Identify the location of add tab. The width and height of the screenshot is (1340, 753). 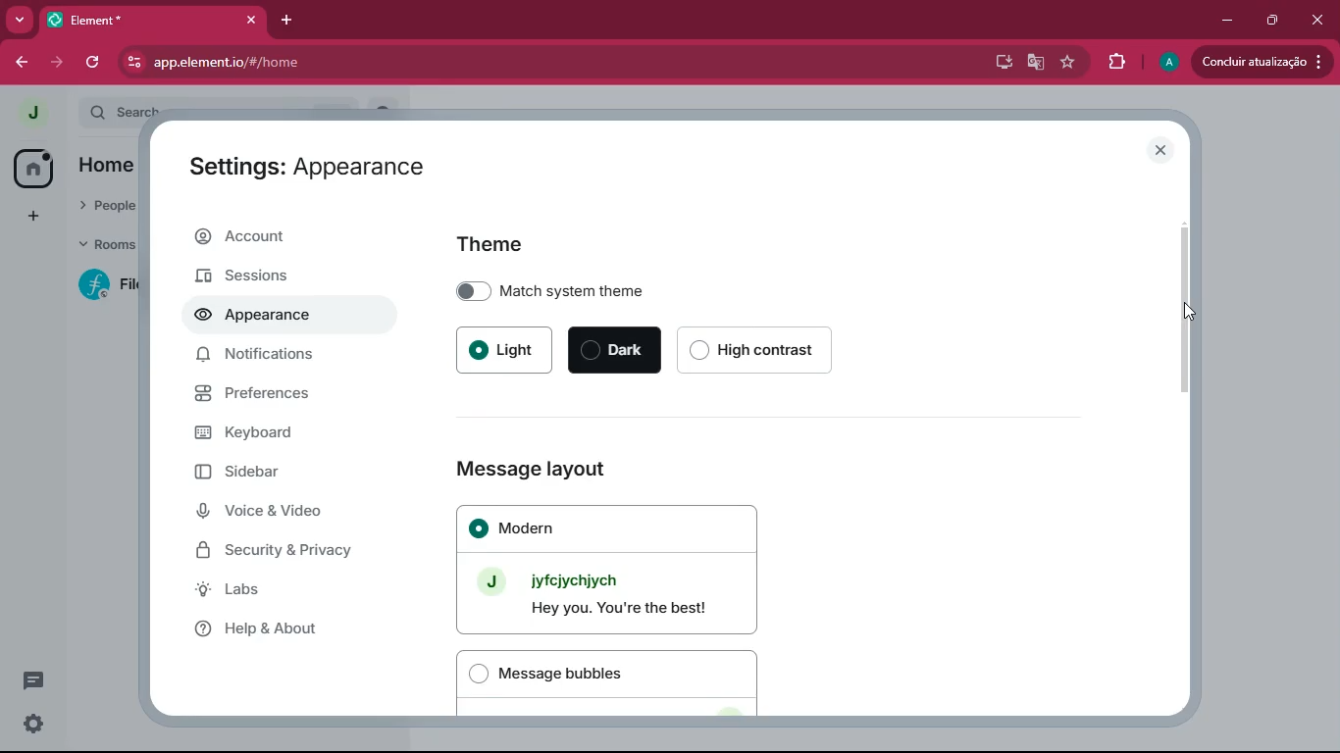
(289, 16).